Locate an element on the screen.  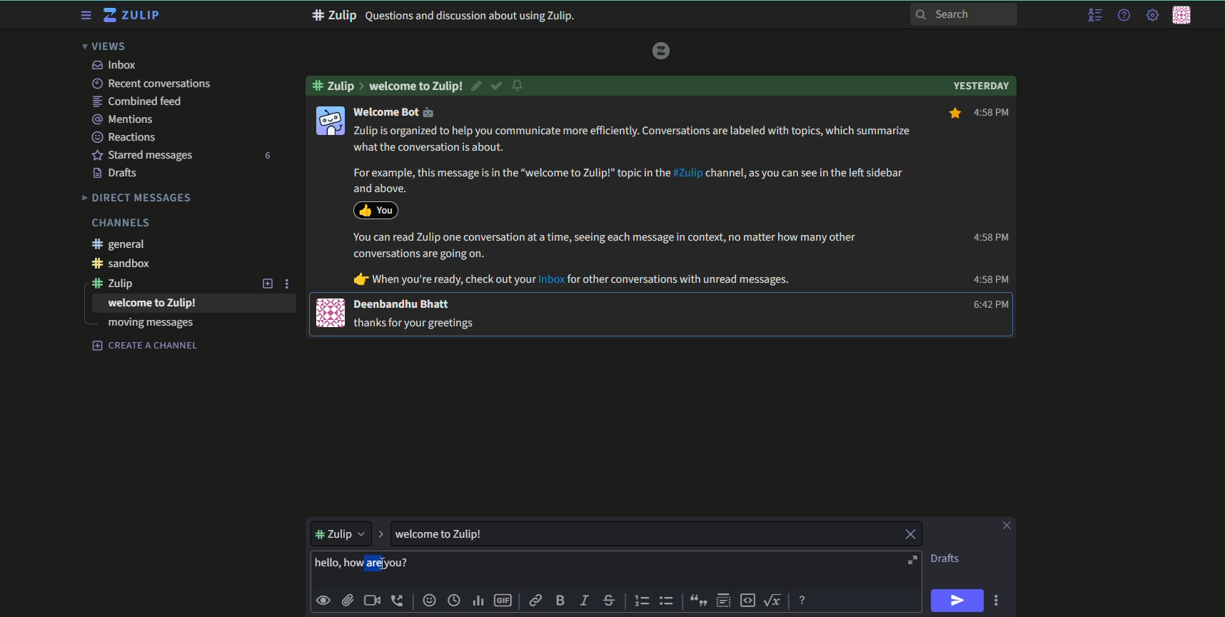
recent conversations is located at coordinates (151, 84).